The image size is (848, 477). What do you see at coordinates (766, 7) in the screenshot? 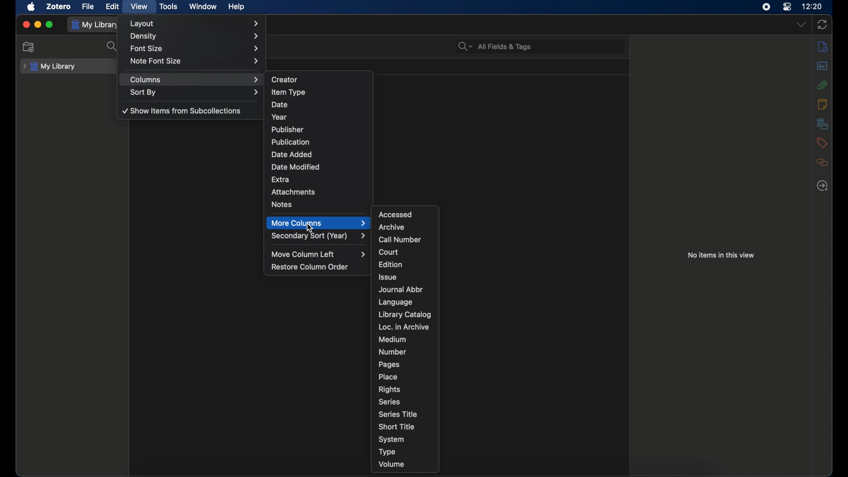
I see `screen recorder` at bounding box center [766, 7].